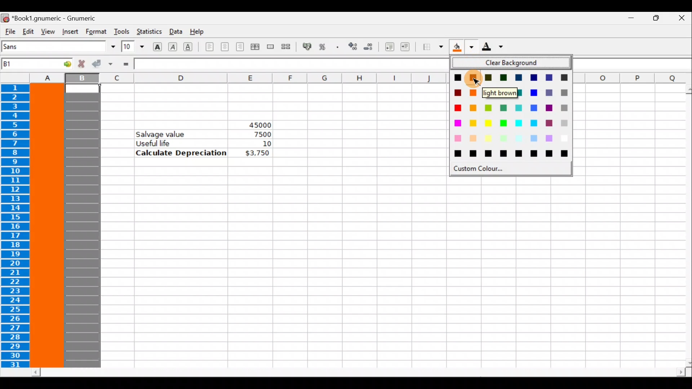  What do you see at coordinates (257, 153) in the screenshot?
I see `$3,750` at bounding box center [257, 153].